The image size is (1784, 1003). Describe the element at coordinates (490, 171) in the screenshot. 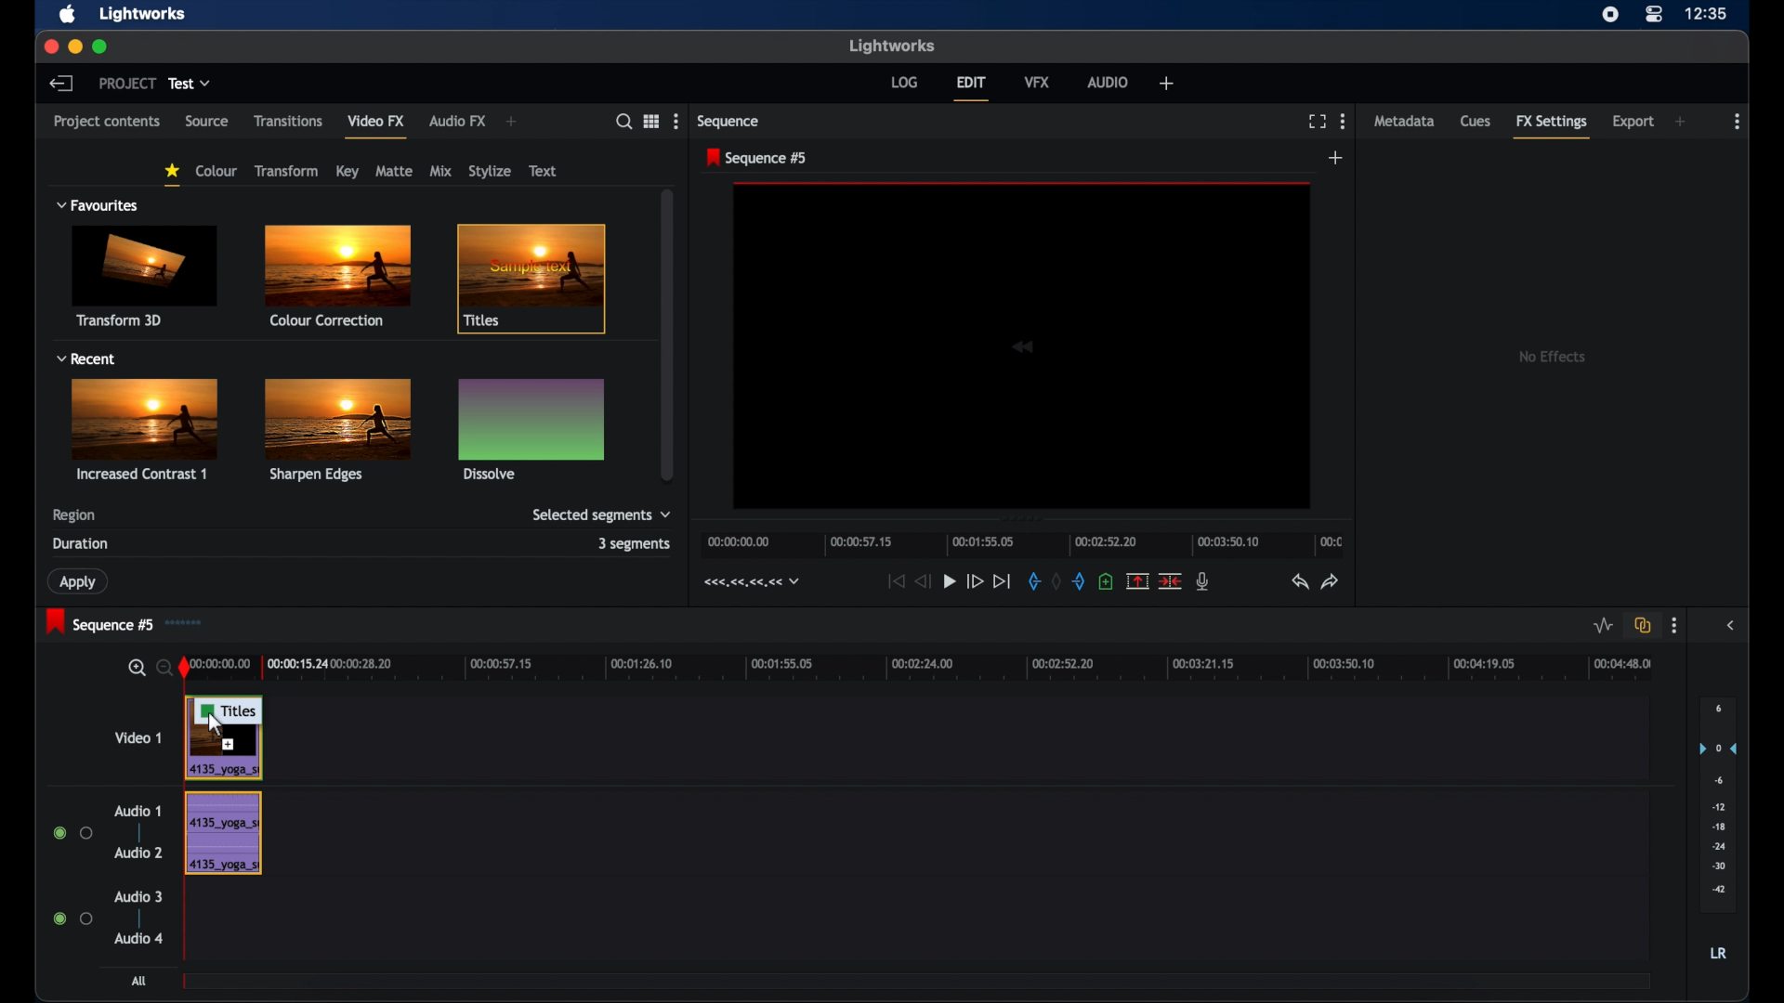

I see `stylize` at that location.